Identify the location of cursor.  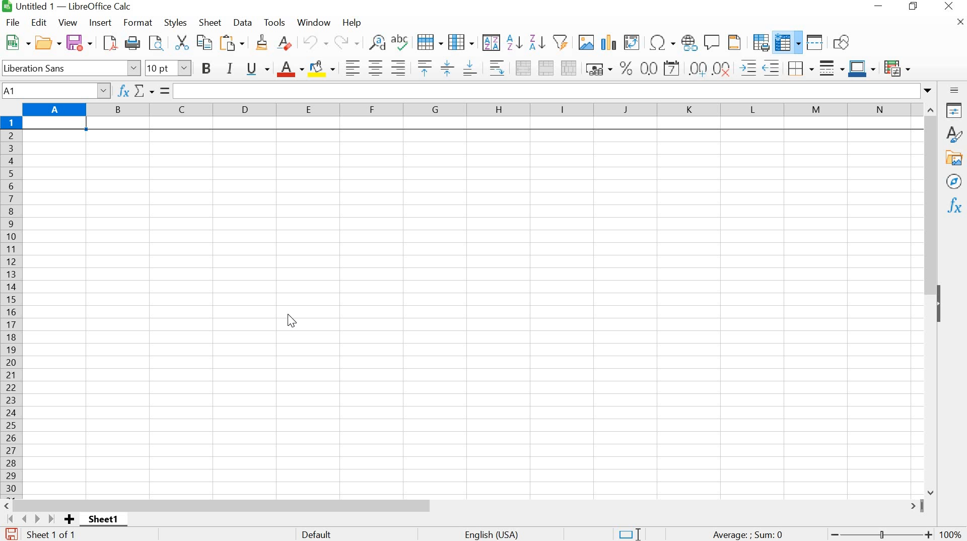
(296, 318).